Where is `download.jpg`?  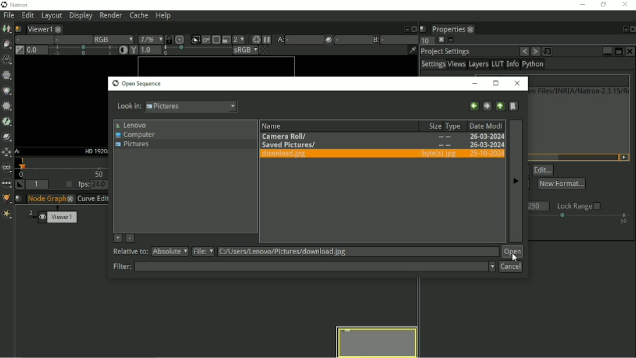 download.jpg is located at coordinates (288, 155).